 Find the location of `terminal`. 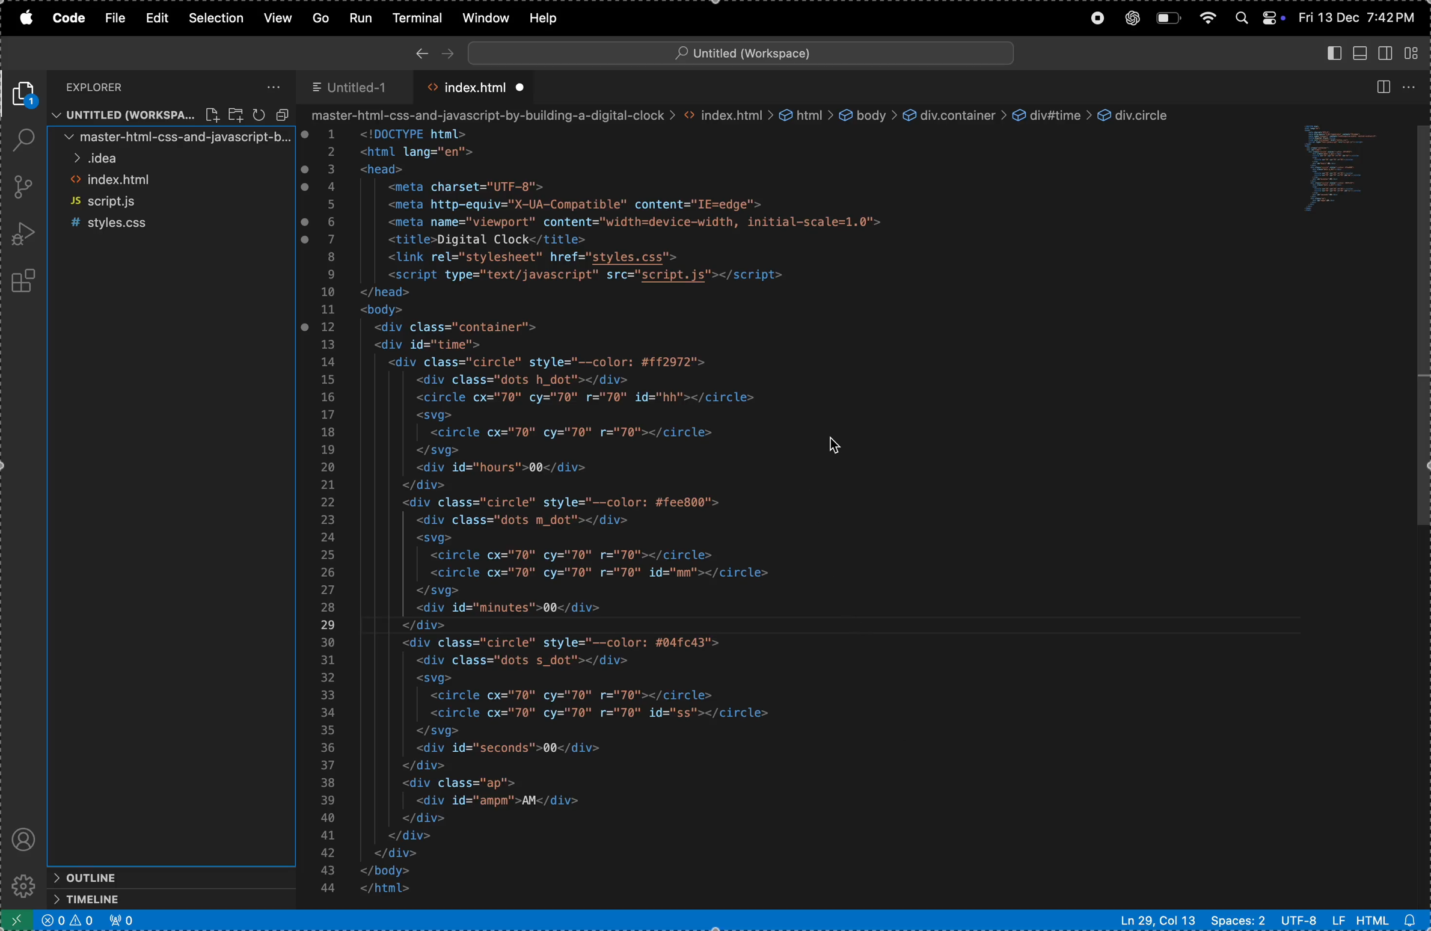

terminal is located at coordinates (419, 17).